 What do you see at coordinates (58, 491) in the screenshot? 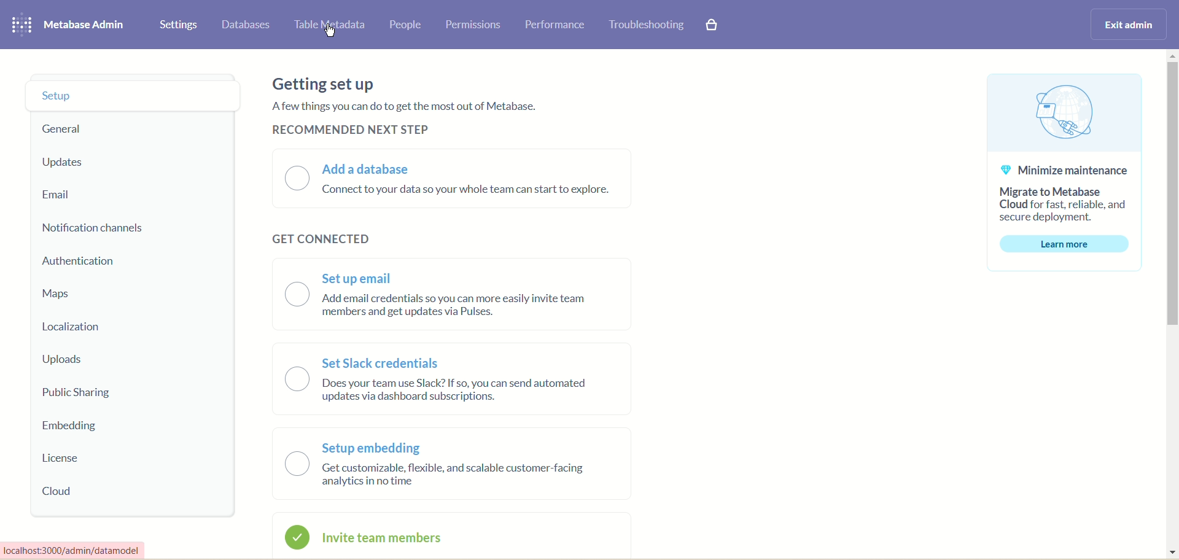
I see `cloud` at bounding box center [58, 491].